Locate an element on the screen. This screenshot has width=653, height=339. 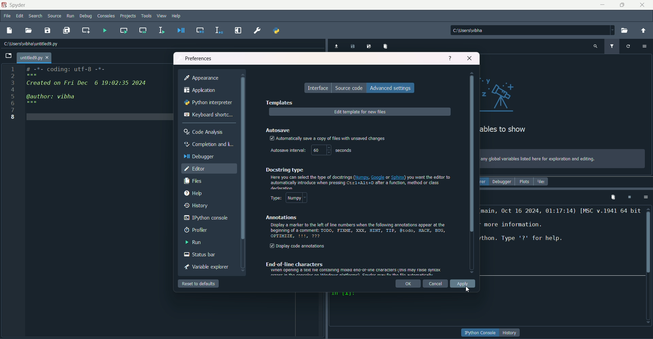
debug selection is located at coordinates (218, 30).